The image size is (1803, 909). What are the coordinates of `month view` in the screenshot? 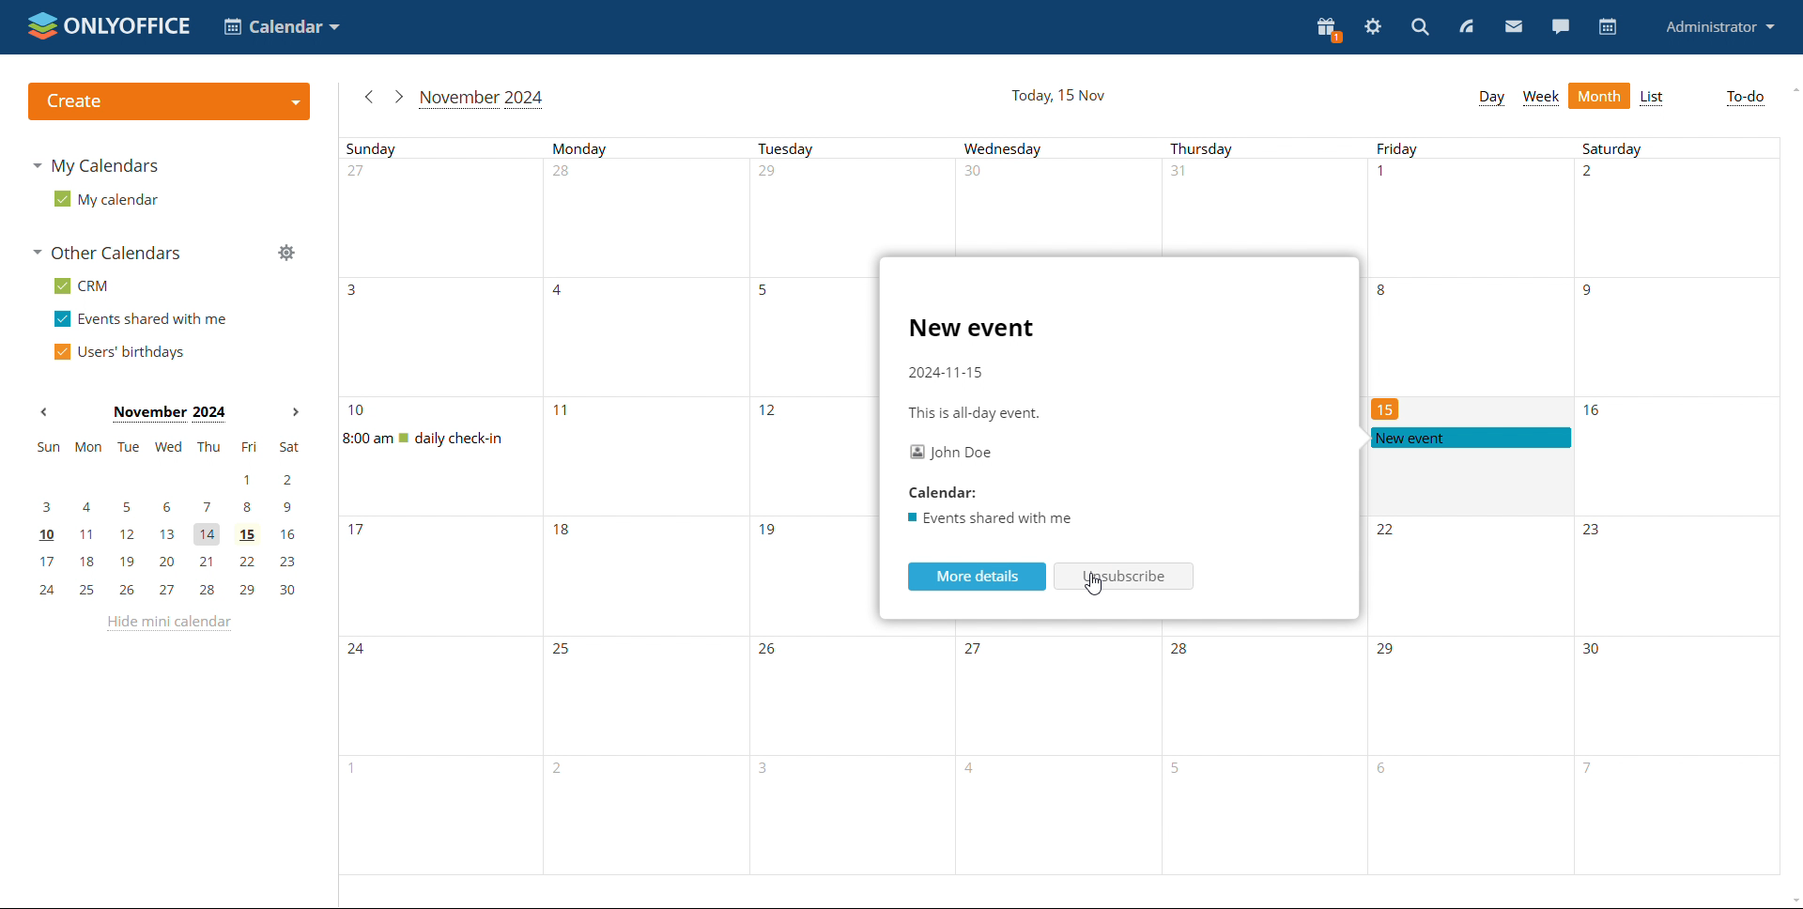 It's located at (1599, 97).